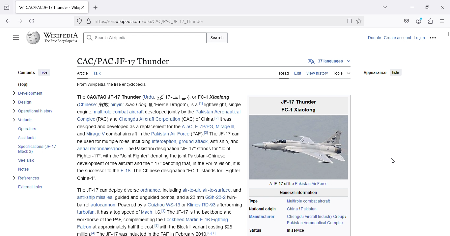 Image resolution: width=450 pixels, height=236 pixels. What do you see at coordinates (284, 73) in the screenshot?
I see `read` at bounding box center [284, 73].